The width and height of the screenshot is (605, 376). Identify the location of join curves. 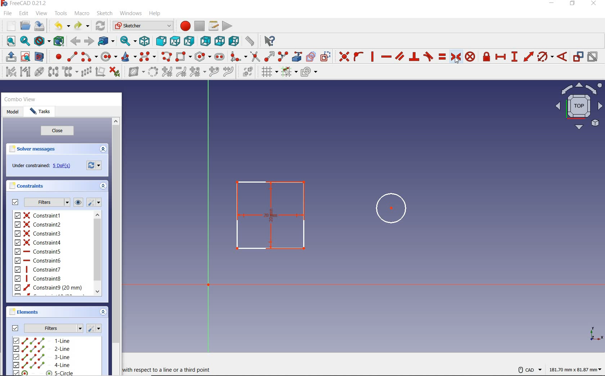
(229, 71).